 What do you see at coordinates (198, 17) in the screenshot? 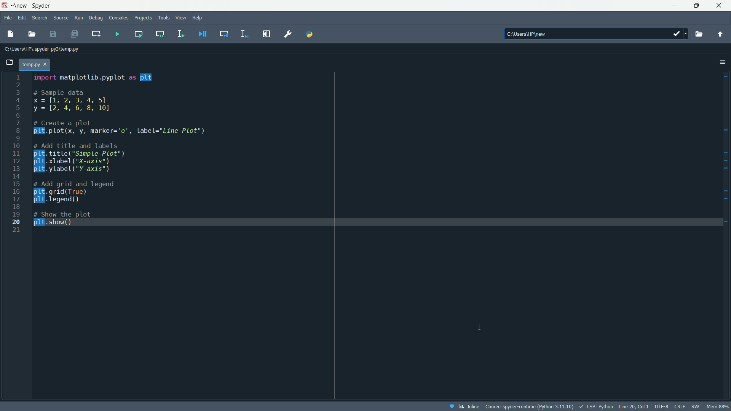
I see `help` at bounding box center [198, 17].